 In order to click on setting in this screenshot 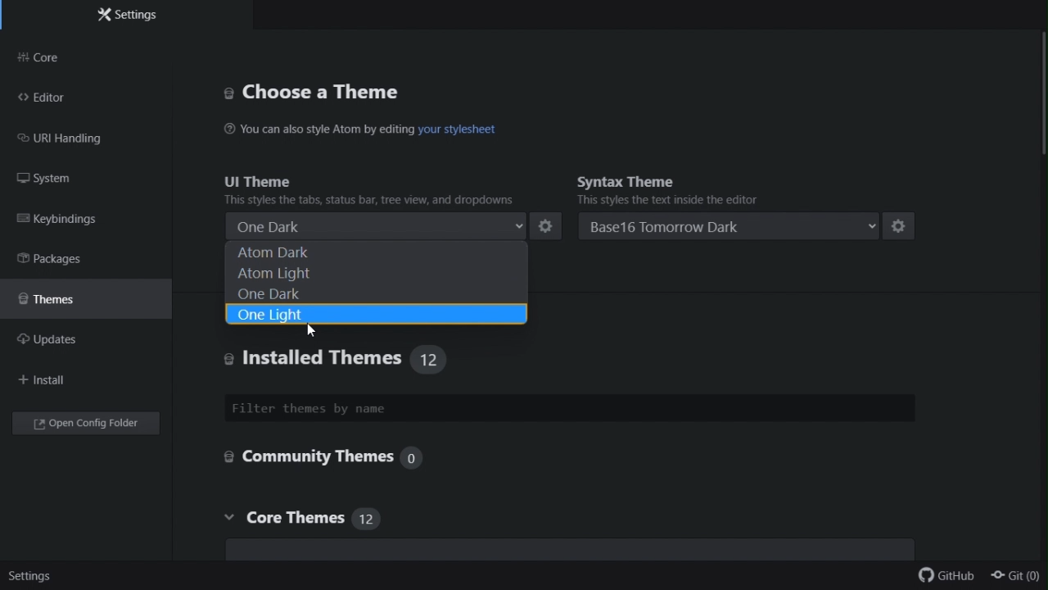, I will do `click(901, 227)`.